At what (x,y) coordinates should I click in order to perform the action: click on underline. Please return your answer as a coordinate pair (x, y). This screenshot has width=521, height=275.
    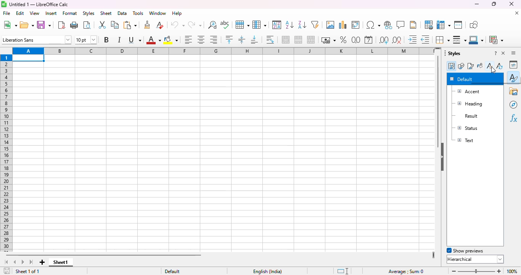
    Looking at the image, I should click on (135, 40).